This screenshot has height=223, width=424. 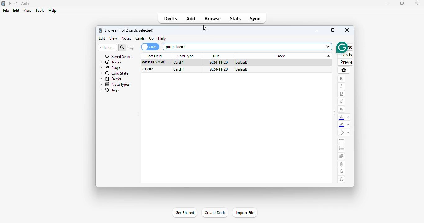 What do you see at coordinates (140, 38) in the screenshot?
I see `cards` at bounding box center [140, 38].